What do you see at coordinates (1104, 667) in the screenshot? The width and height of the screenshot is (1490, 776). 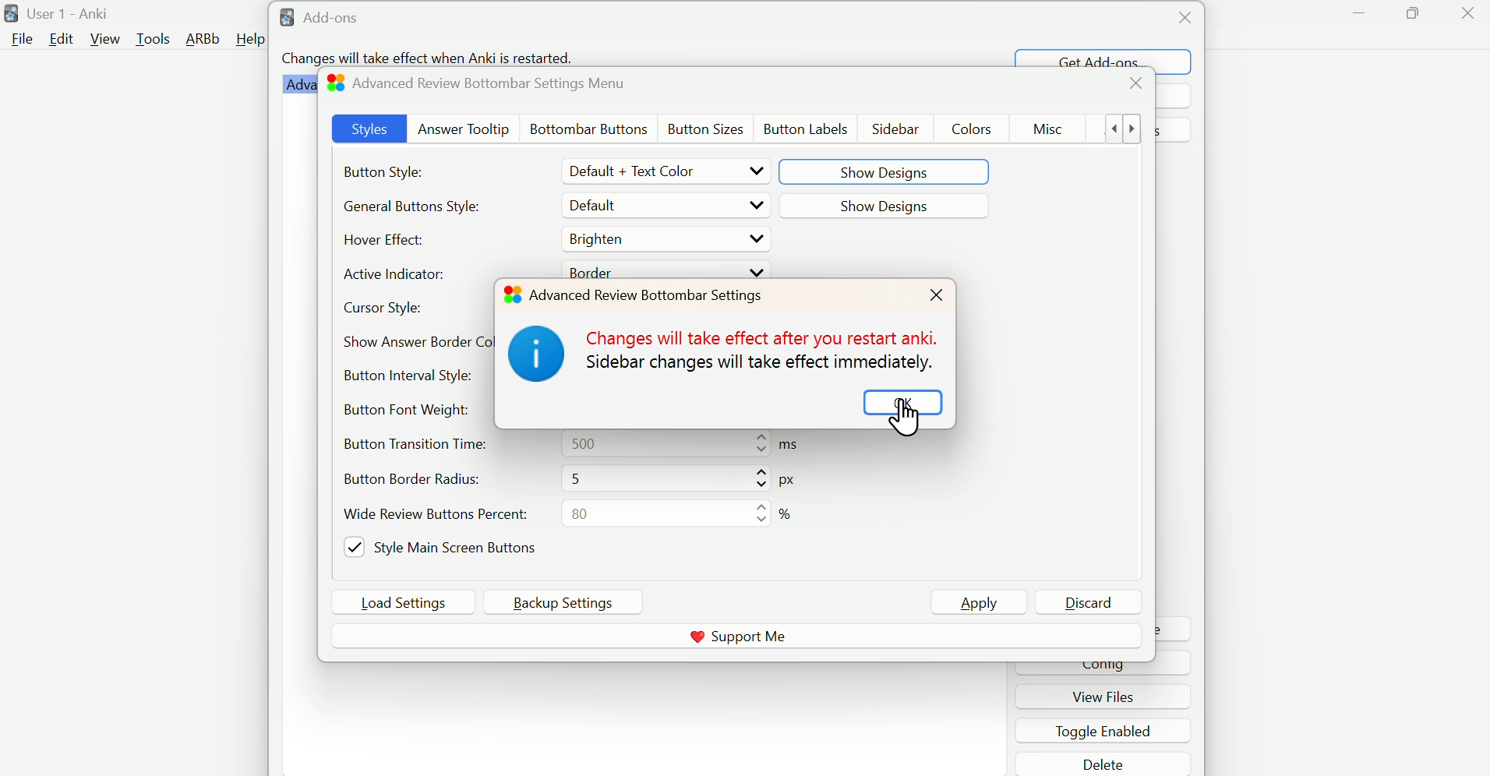 I see `cinfig` at bounding box center [1104, 667].